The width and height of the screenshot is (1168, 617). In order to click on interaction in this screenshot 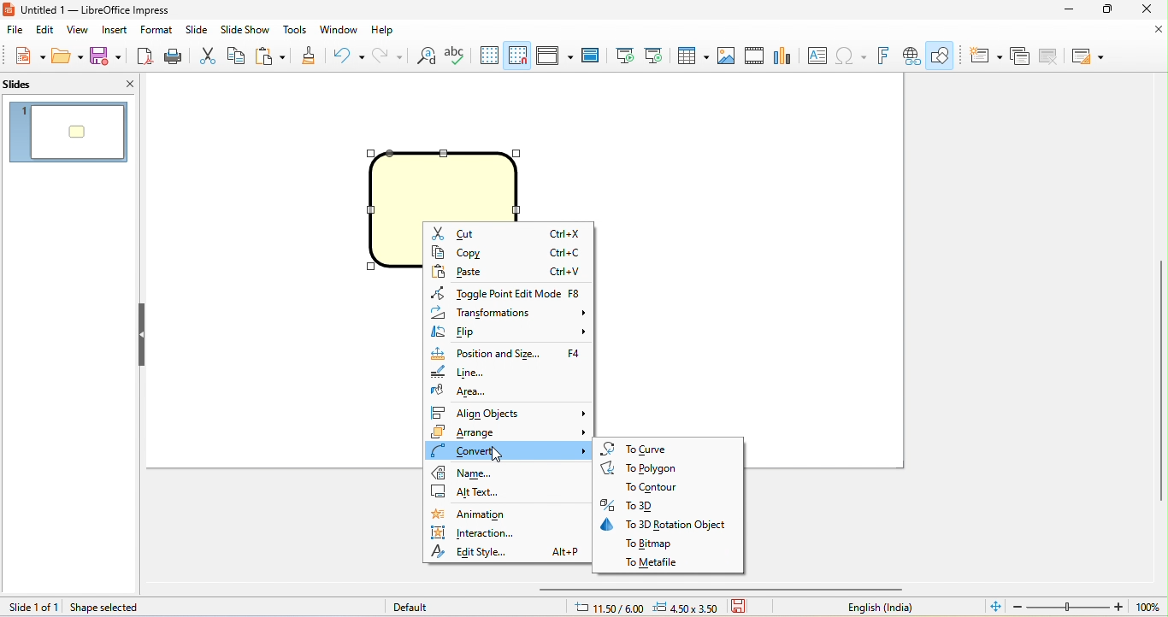, I will do `click(485, 534)`.